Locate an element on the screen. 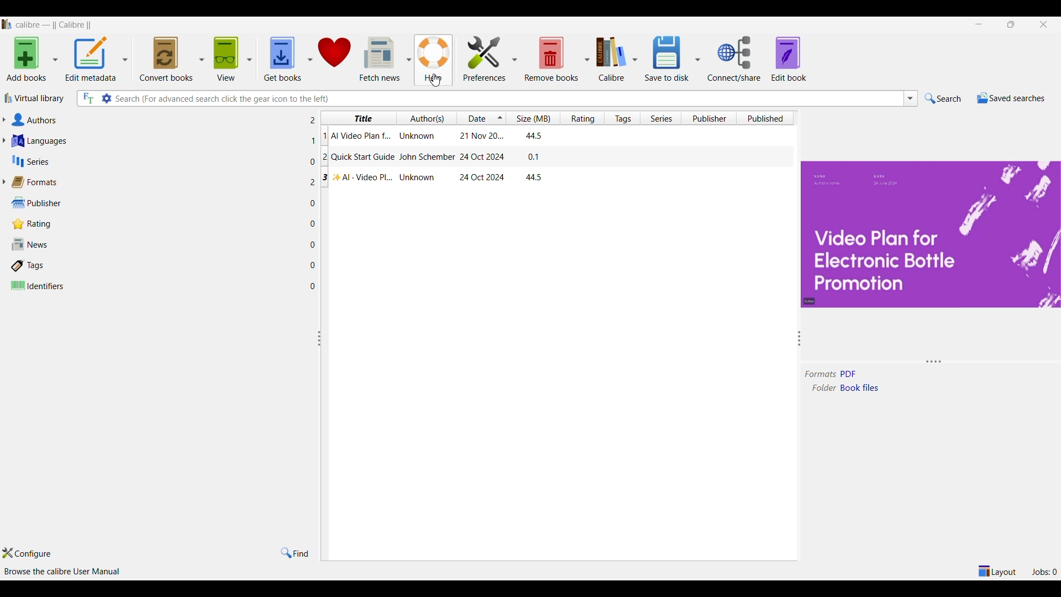  Add books is located at coordinates (26, 59).